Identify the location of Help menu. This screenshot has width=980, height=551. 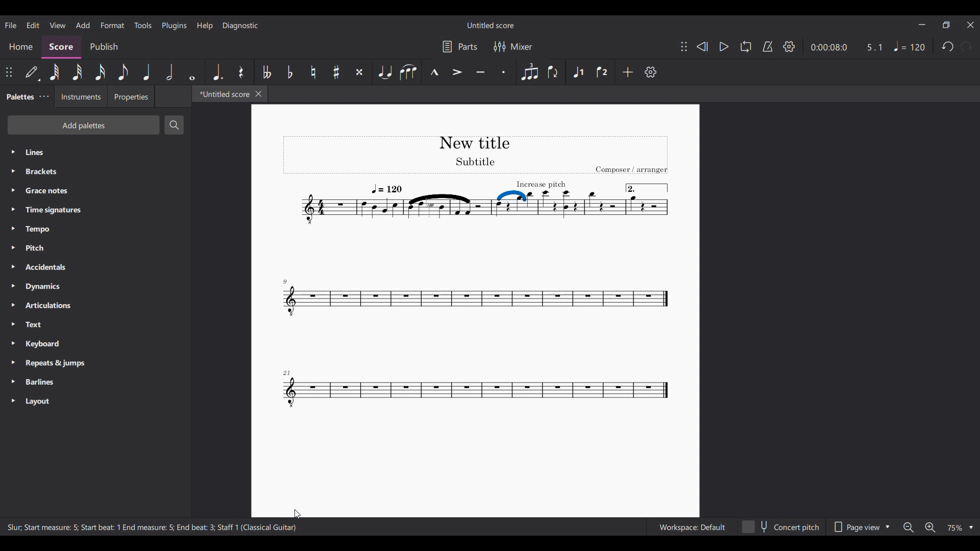
(205, 26).